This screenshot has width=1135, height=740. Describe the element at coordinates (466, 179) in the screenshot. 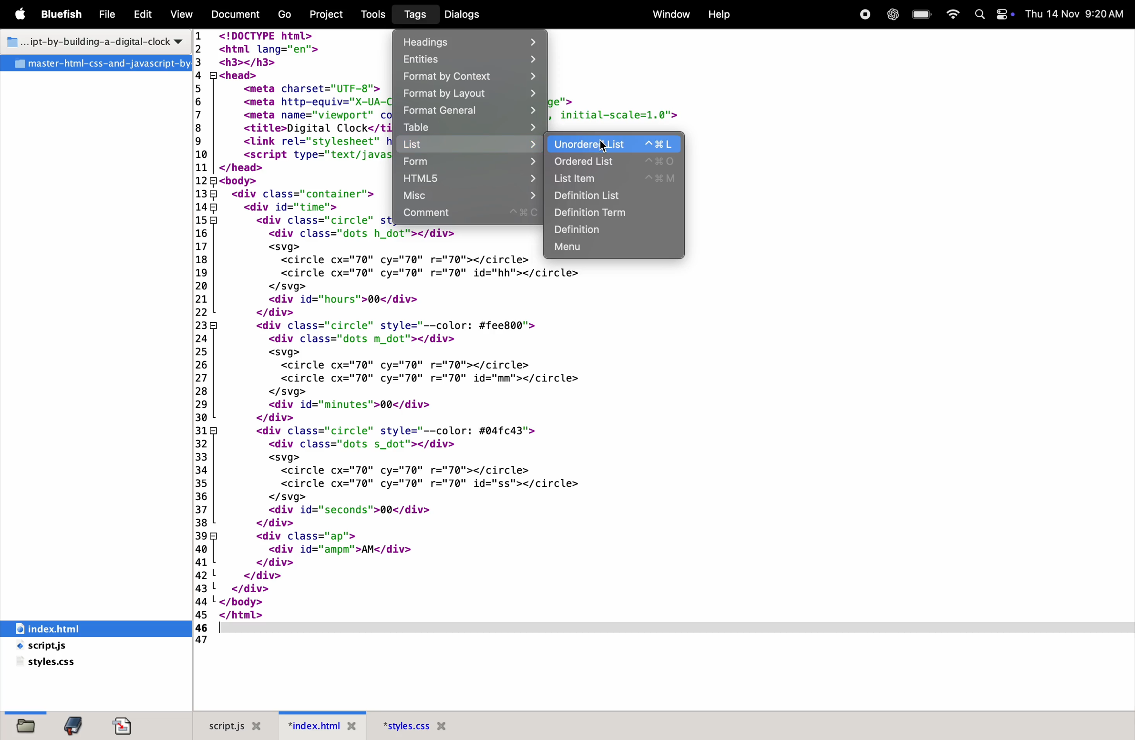

I see `HTML 5` at that location.